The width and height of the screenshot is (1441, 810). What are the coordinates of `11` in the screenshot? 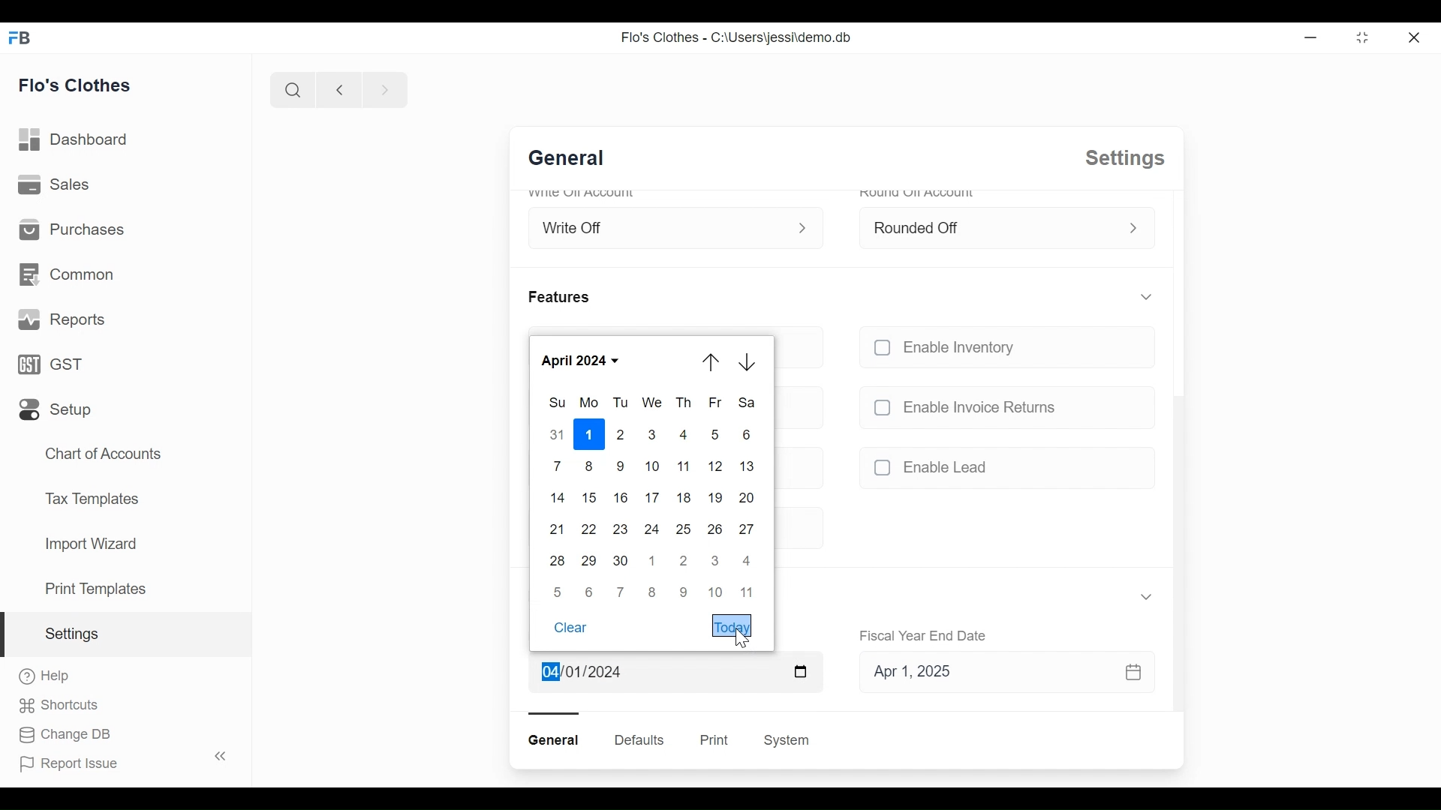 It's located at (685, 466).